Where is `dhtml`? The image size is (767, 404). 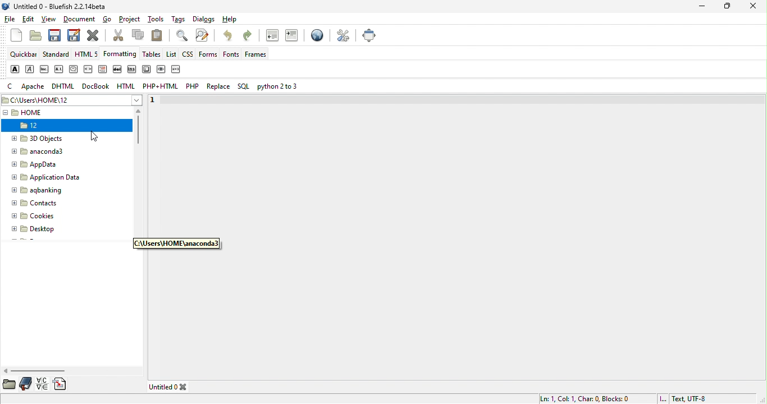 dhtml is located at coordinates (64, 86).